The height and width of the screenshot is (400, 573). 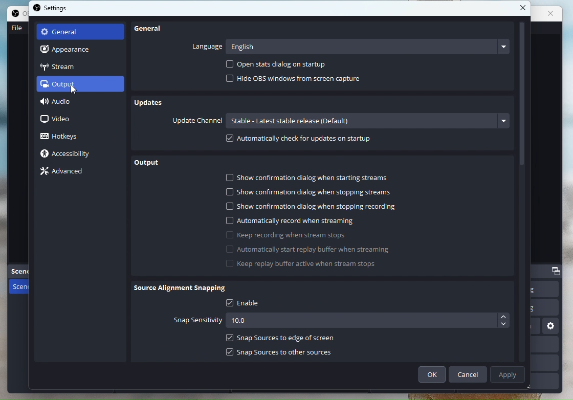 I want to click on Apply, so click(x=509, y=374).